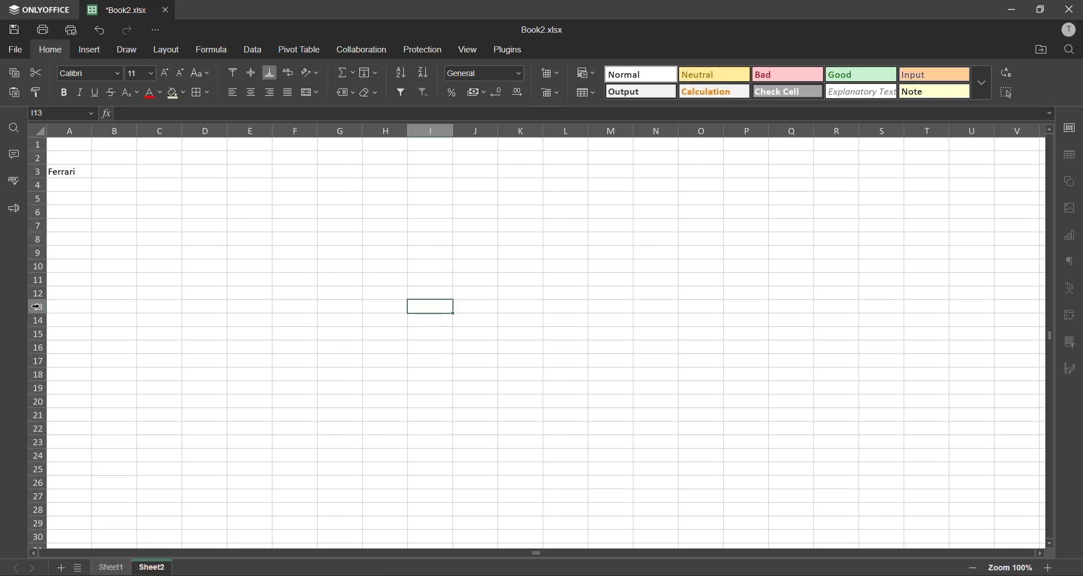  What do you see at coordinates (63, 114) in the screenshot?
I see `cell address` at bounding box center [63, 114].